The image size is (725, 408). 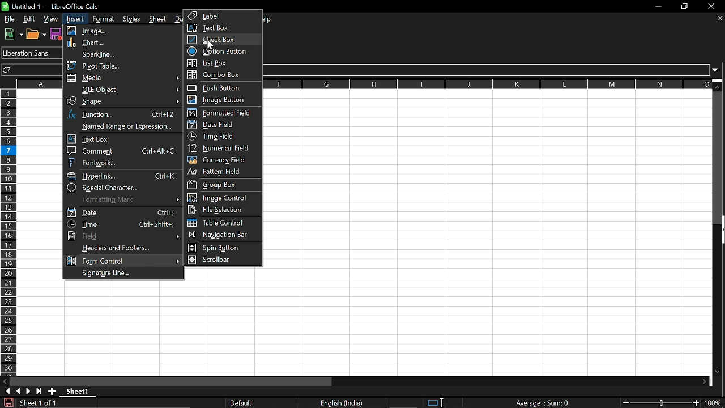 What do you see at coordinates (30, 19) in the screenshot?
I see `Edit` at bounding box center [30, 19].